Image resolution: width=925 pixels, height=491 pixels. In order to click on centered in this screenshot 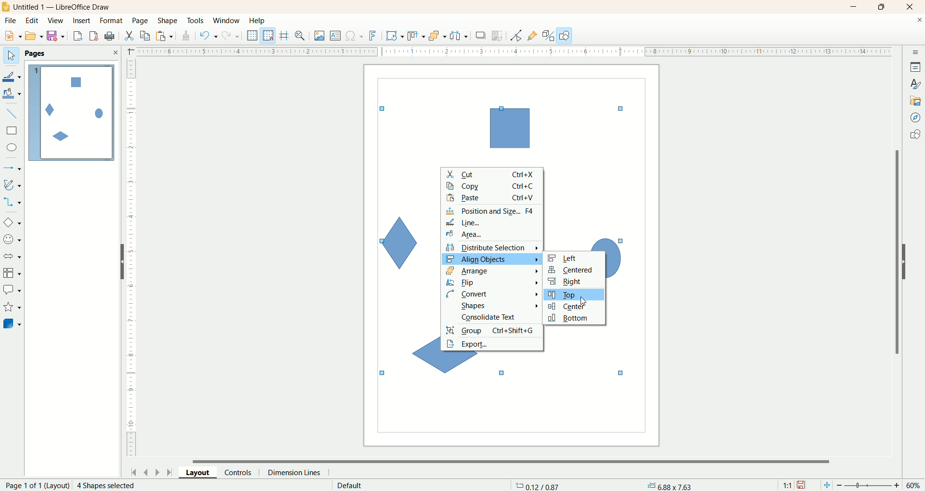, I will do `click(575, 270)`.